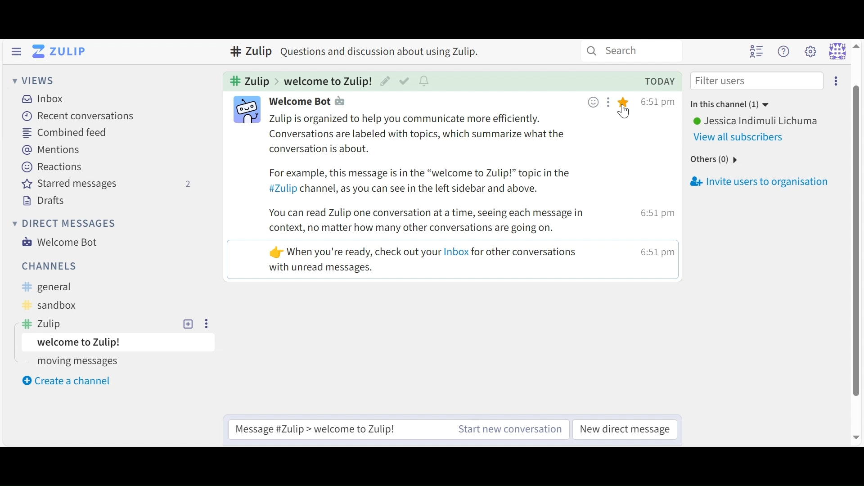 The width and height of the screenshot is (864, 486). Describe the element at coordinates (404, 81) in the screenshot. I see `Mark as resolved` at that location.